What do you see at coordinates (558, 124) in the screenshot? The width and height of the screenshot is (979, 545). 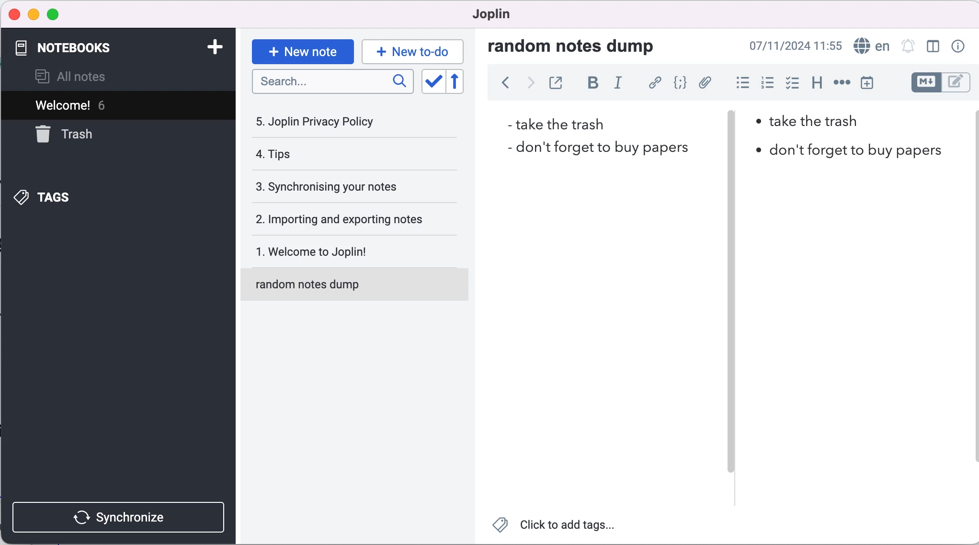 I see `take the trash` at bounding box center [558, 124].